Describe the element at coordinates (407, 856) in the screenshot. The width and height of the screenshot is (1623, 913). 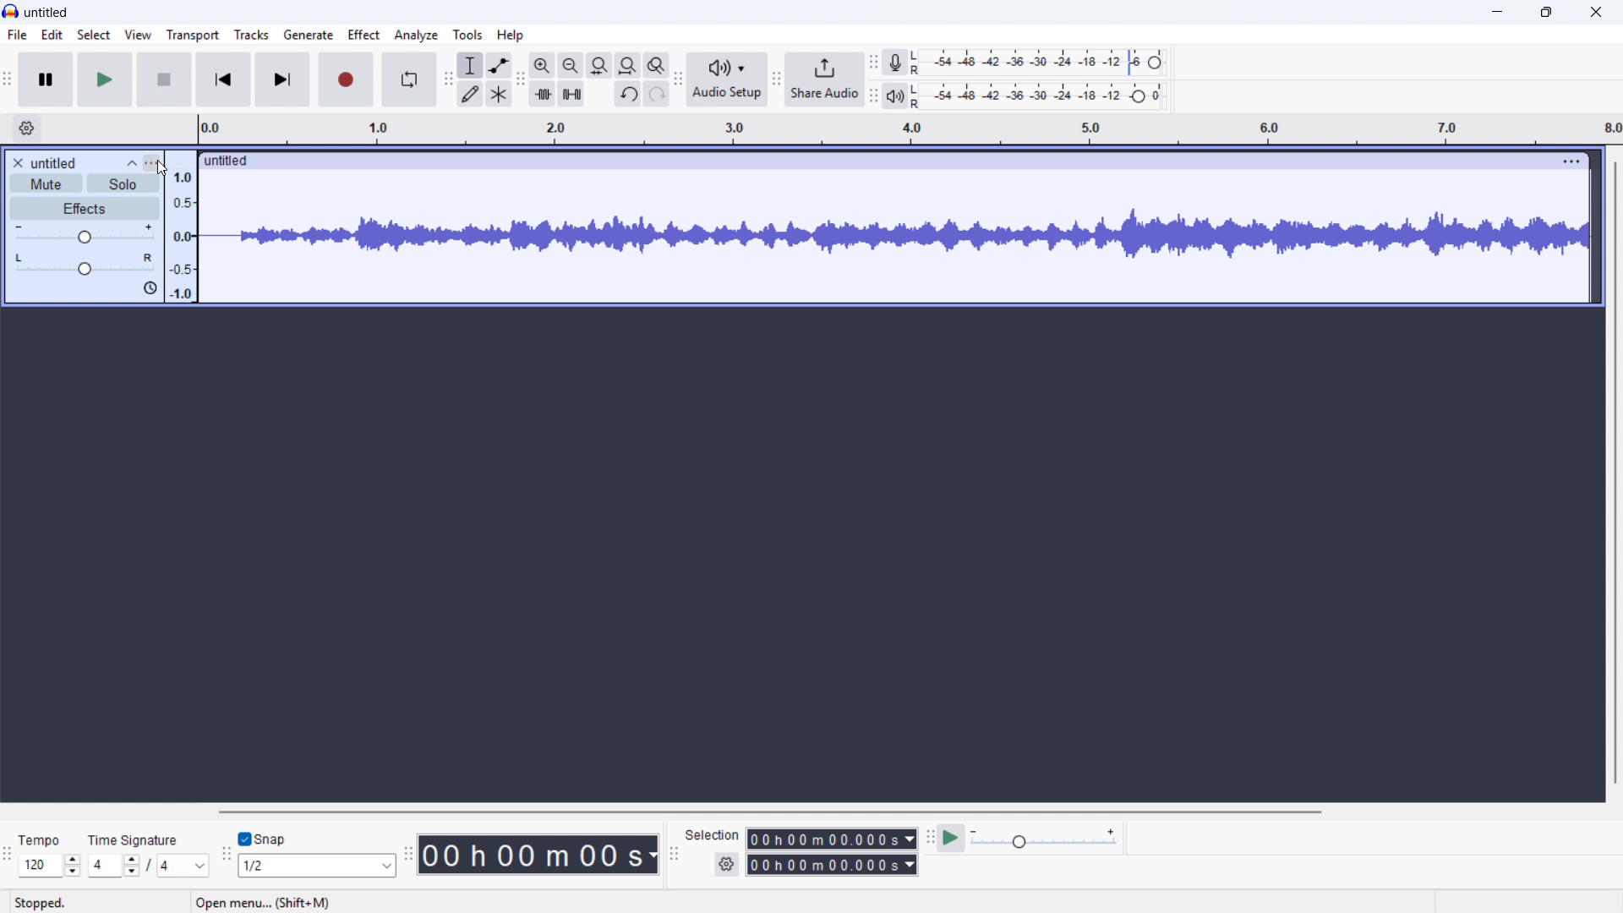
I see `Time toolbar ` at that location.